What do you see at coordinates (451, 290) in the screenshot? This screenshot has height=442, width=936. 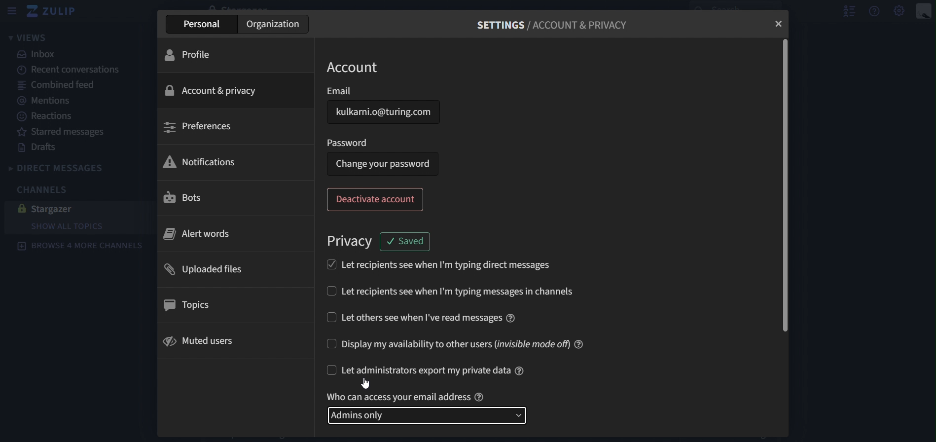 I see `let recipients see when I'm typing messages in channels` at bounding box center [451, 290].